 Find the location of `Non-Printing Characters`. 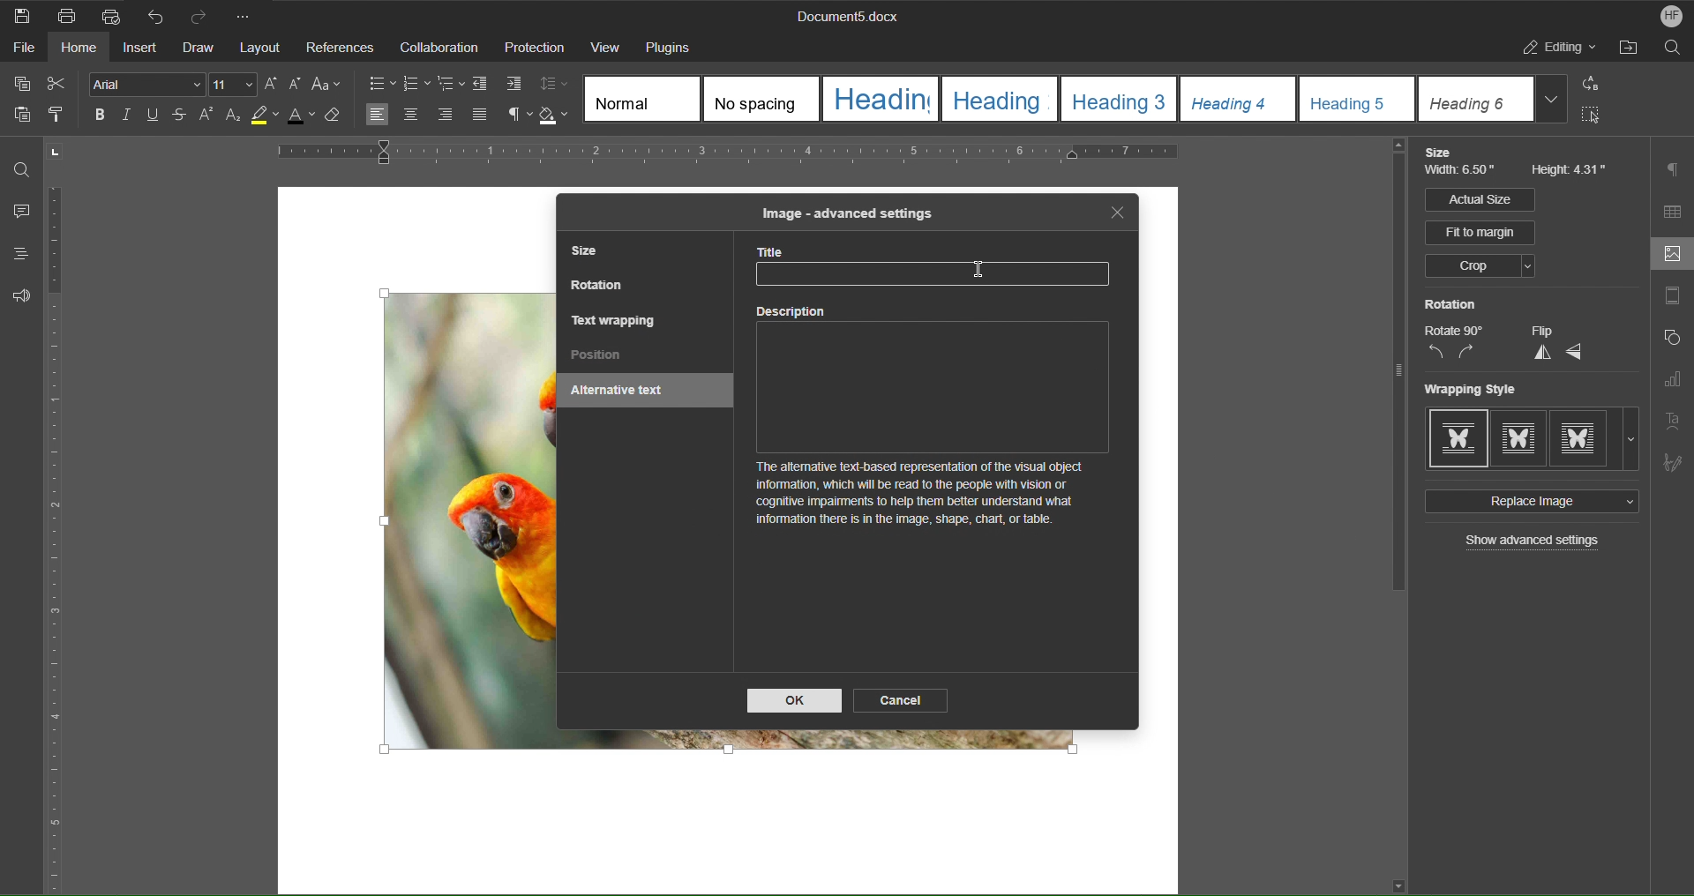

Non-Printing Characters is located at coordinates (513, 116).